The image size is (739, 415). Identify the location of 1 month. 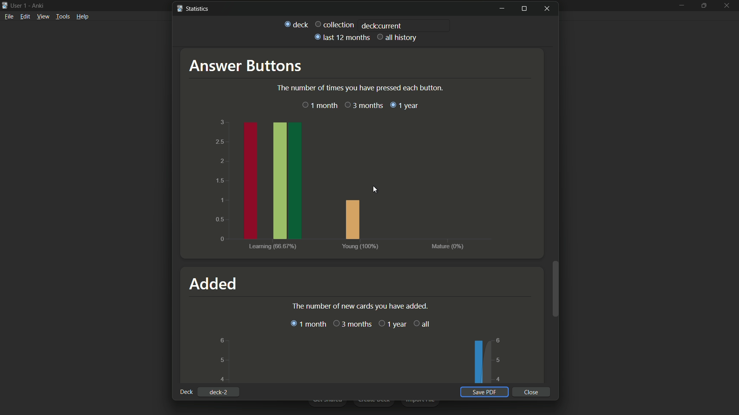
(319, 106).